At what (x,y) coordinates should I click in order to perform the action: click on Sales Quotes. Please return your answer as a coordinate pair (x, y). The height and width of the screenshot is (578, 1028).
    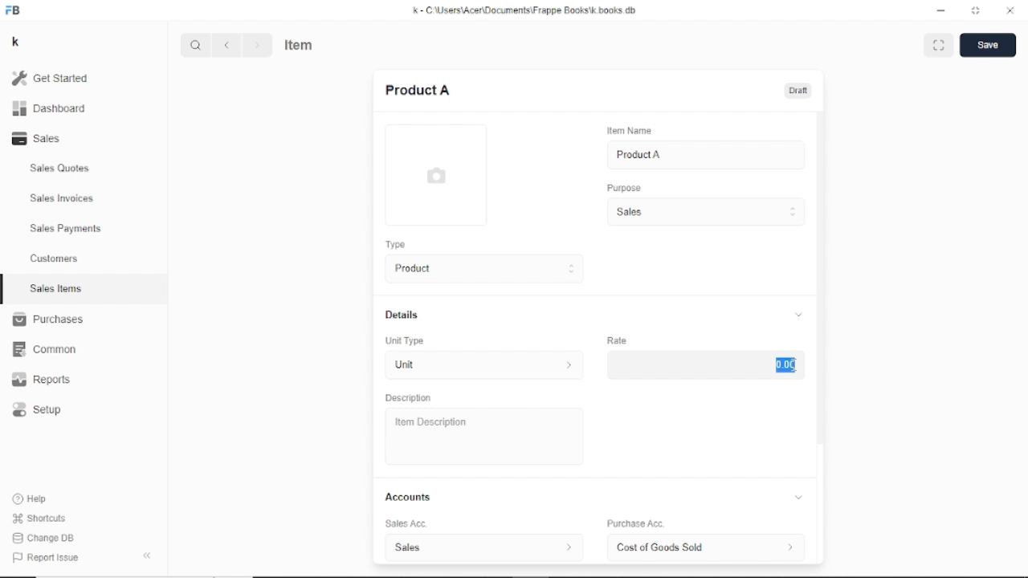
    Looking at the image, I should click on (61, 169).